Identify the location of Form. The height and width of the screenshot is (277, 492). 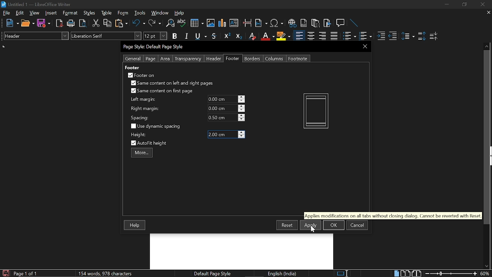
(123, 13).